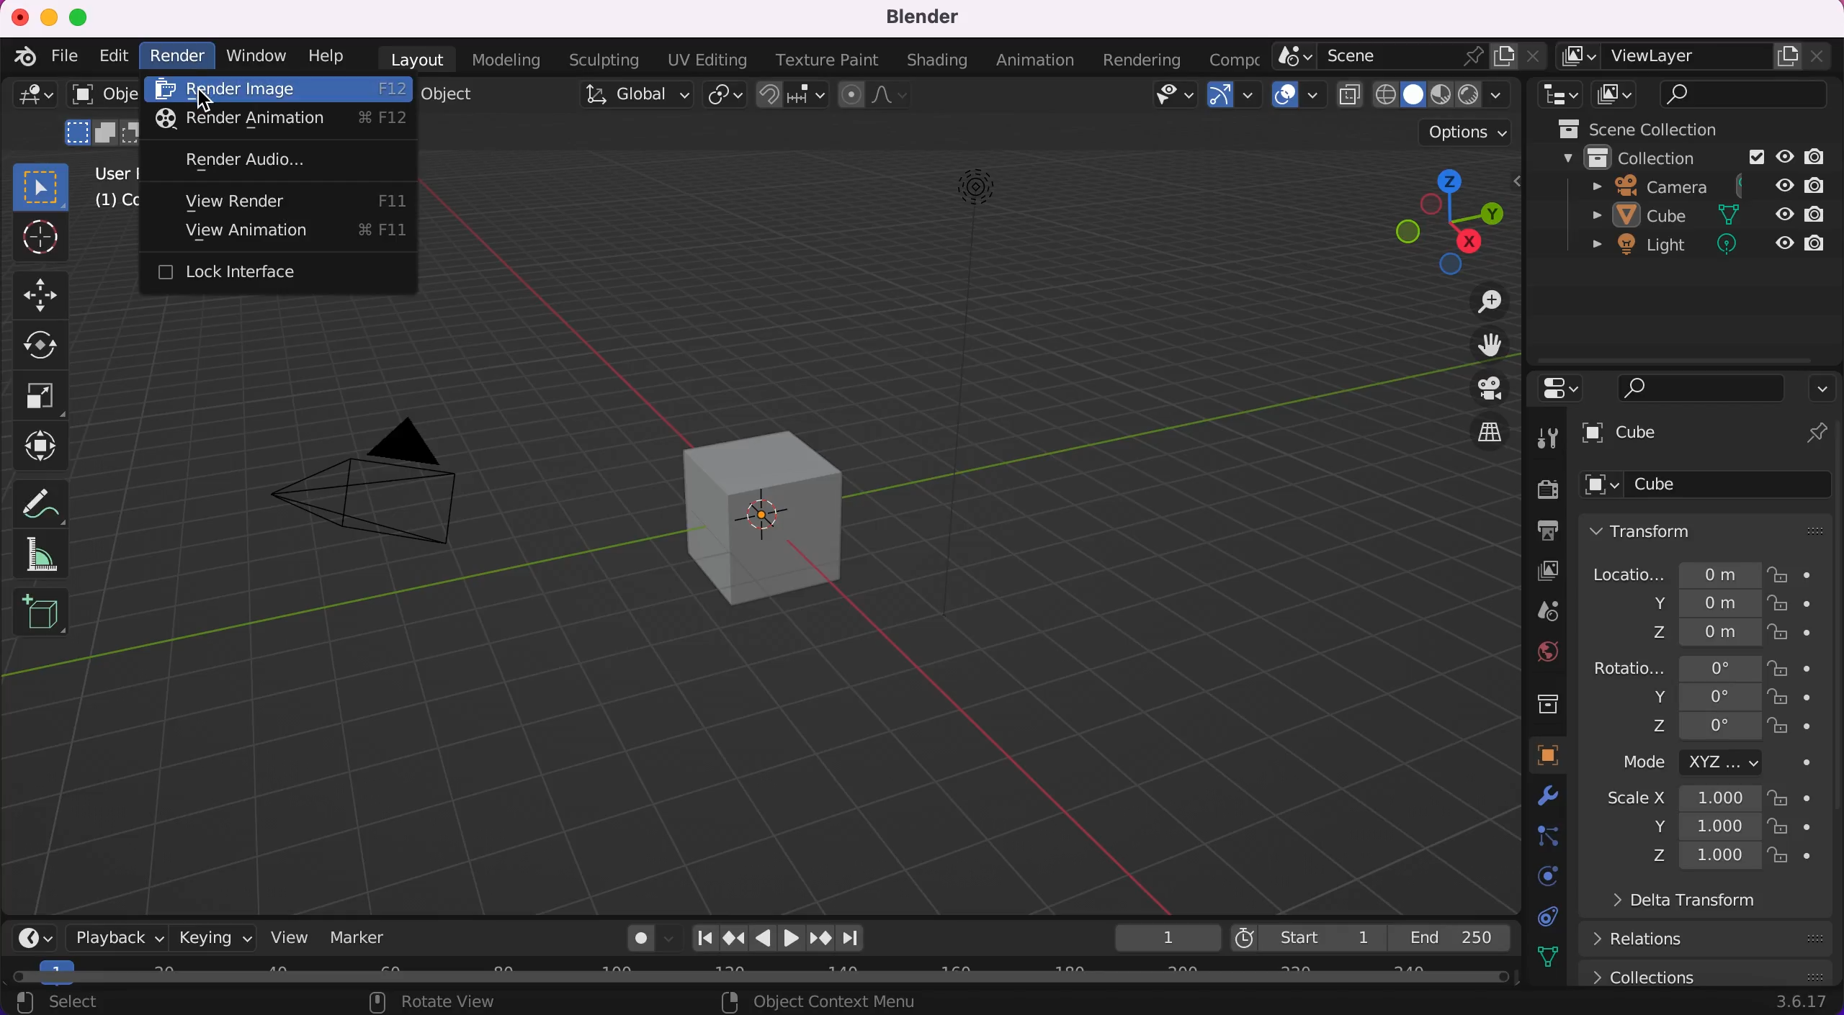 Image resolution: width=1844 pixels, height=1015 pixels. I want to click on lock, so click(1793, 630).